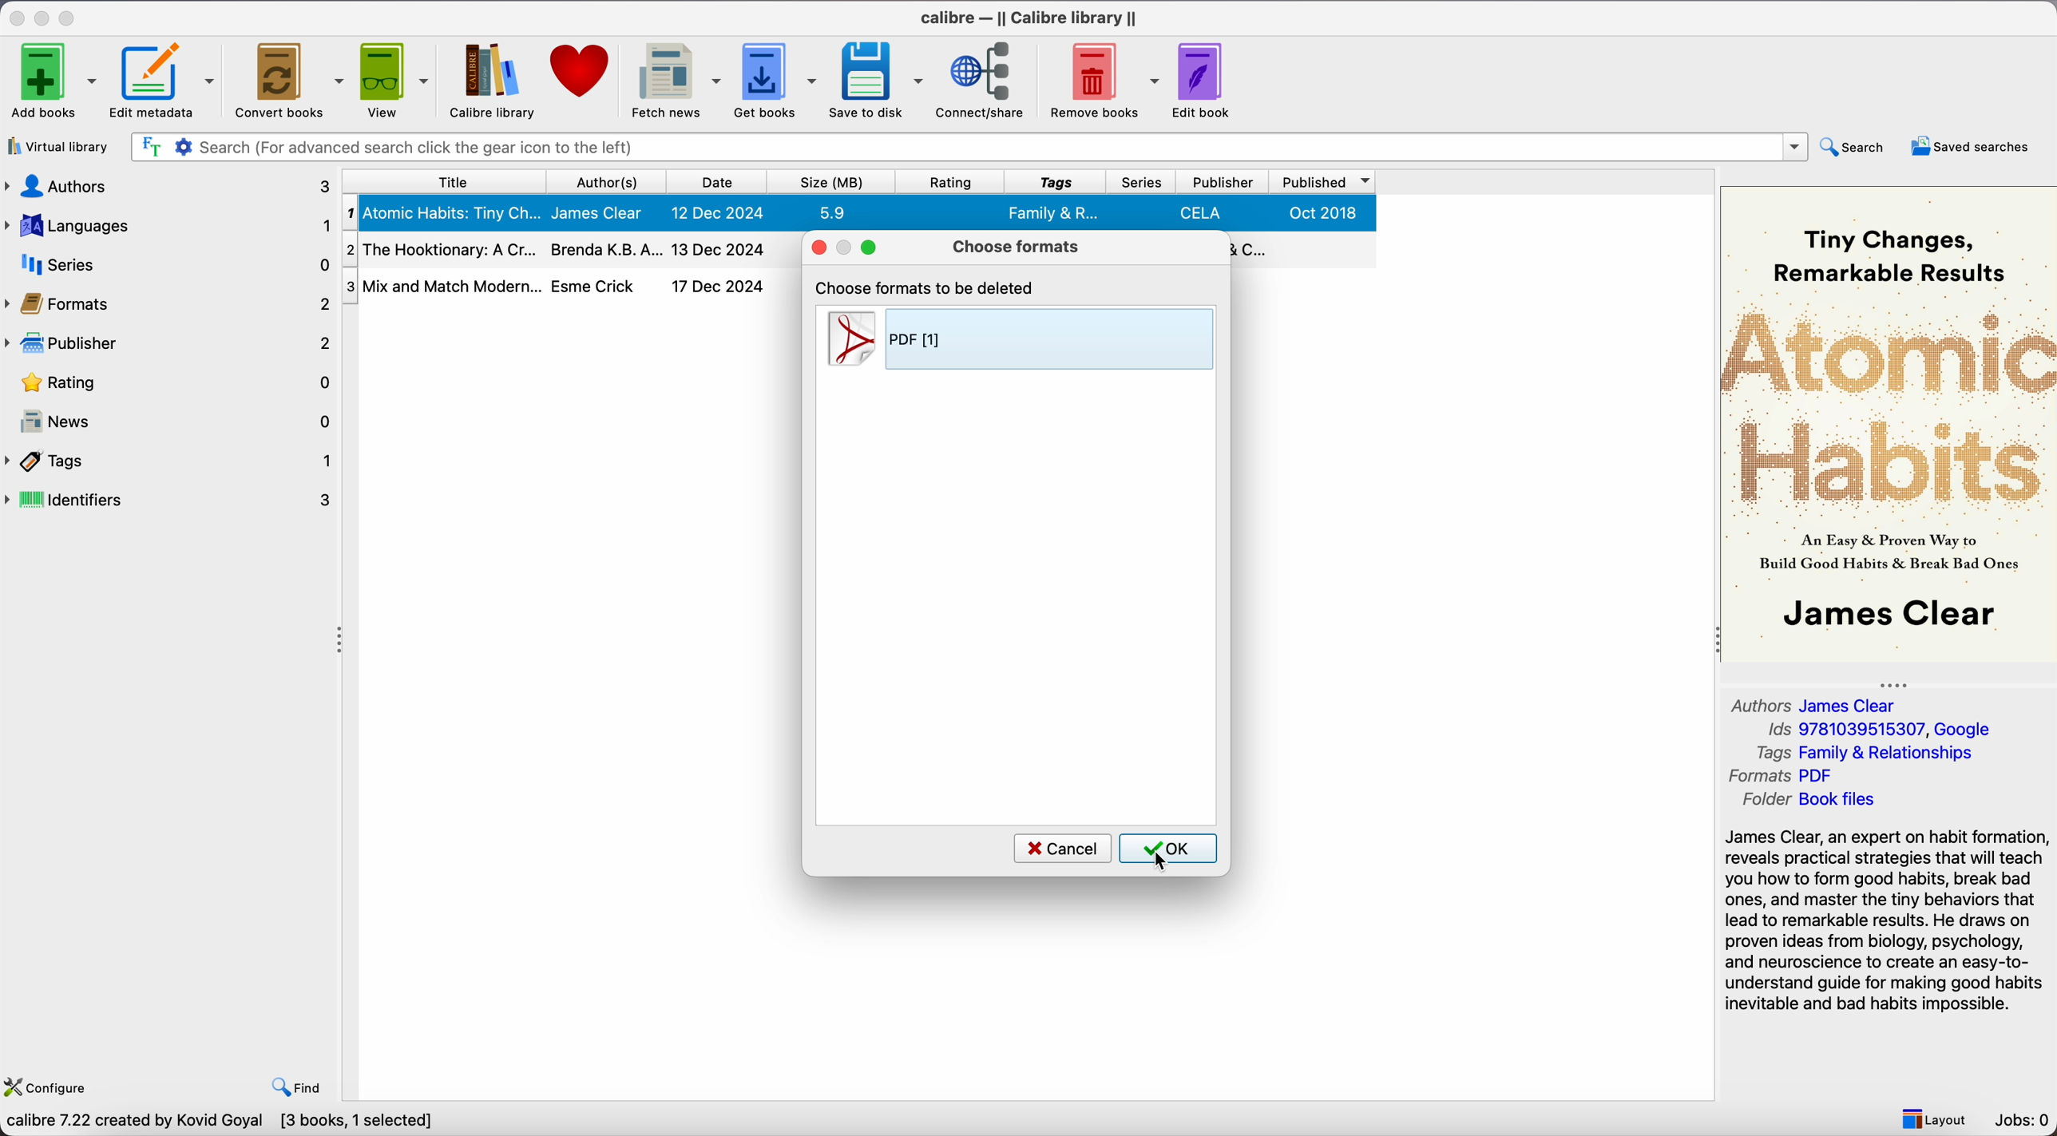 The width and height of the screenshot is (2057, 1136). What do you see at coordinates (1170, 848) in the screenshot?
I see `ok` at bounding box center [1170, 848].